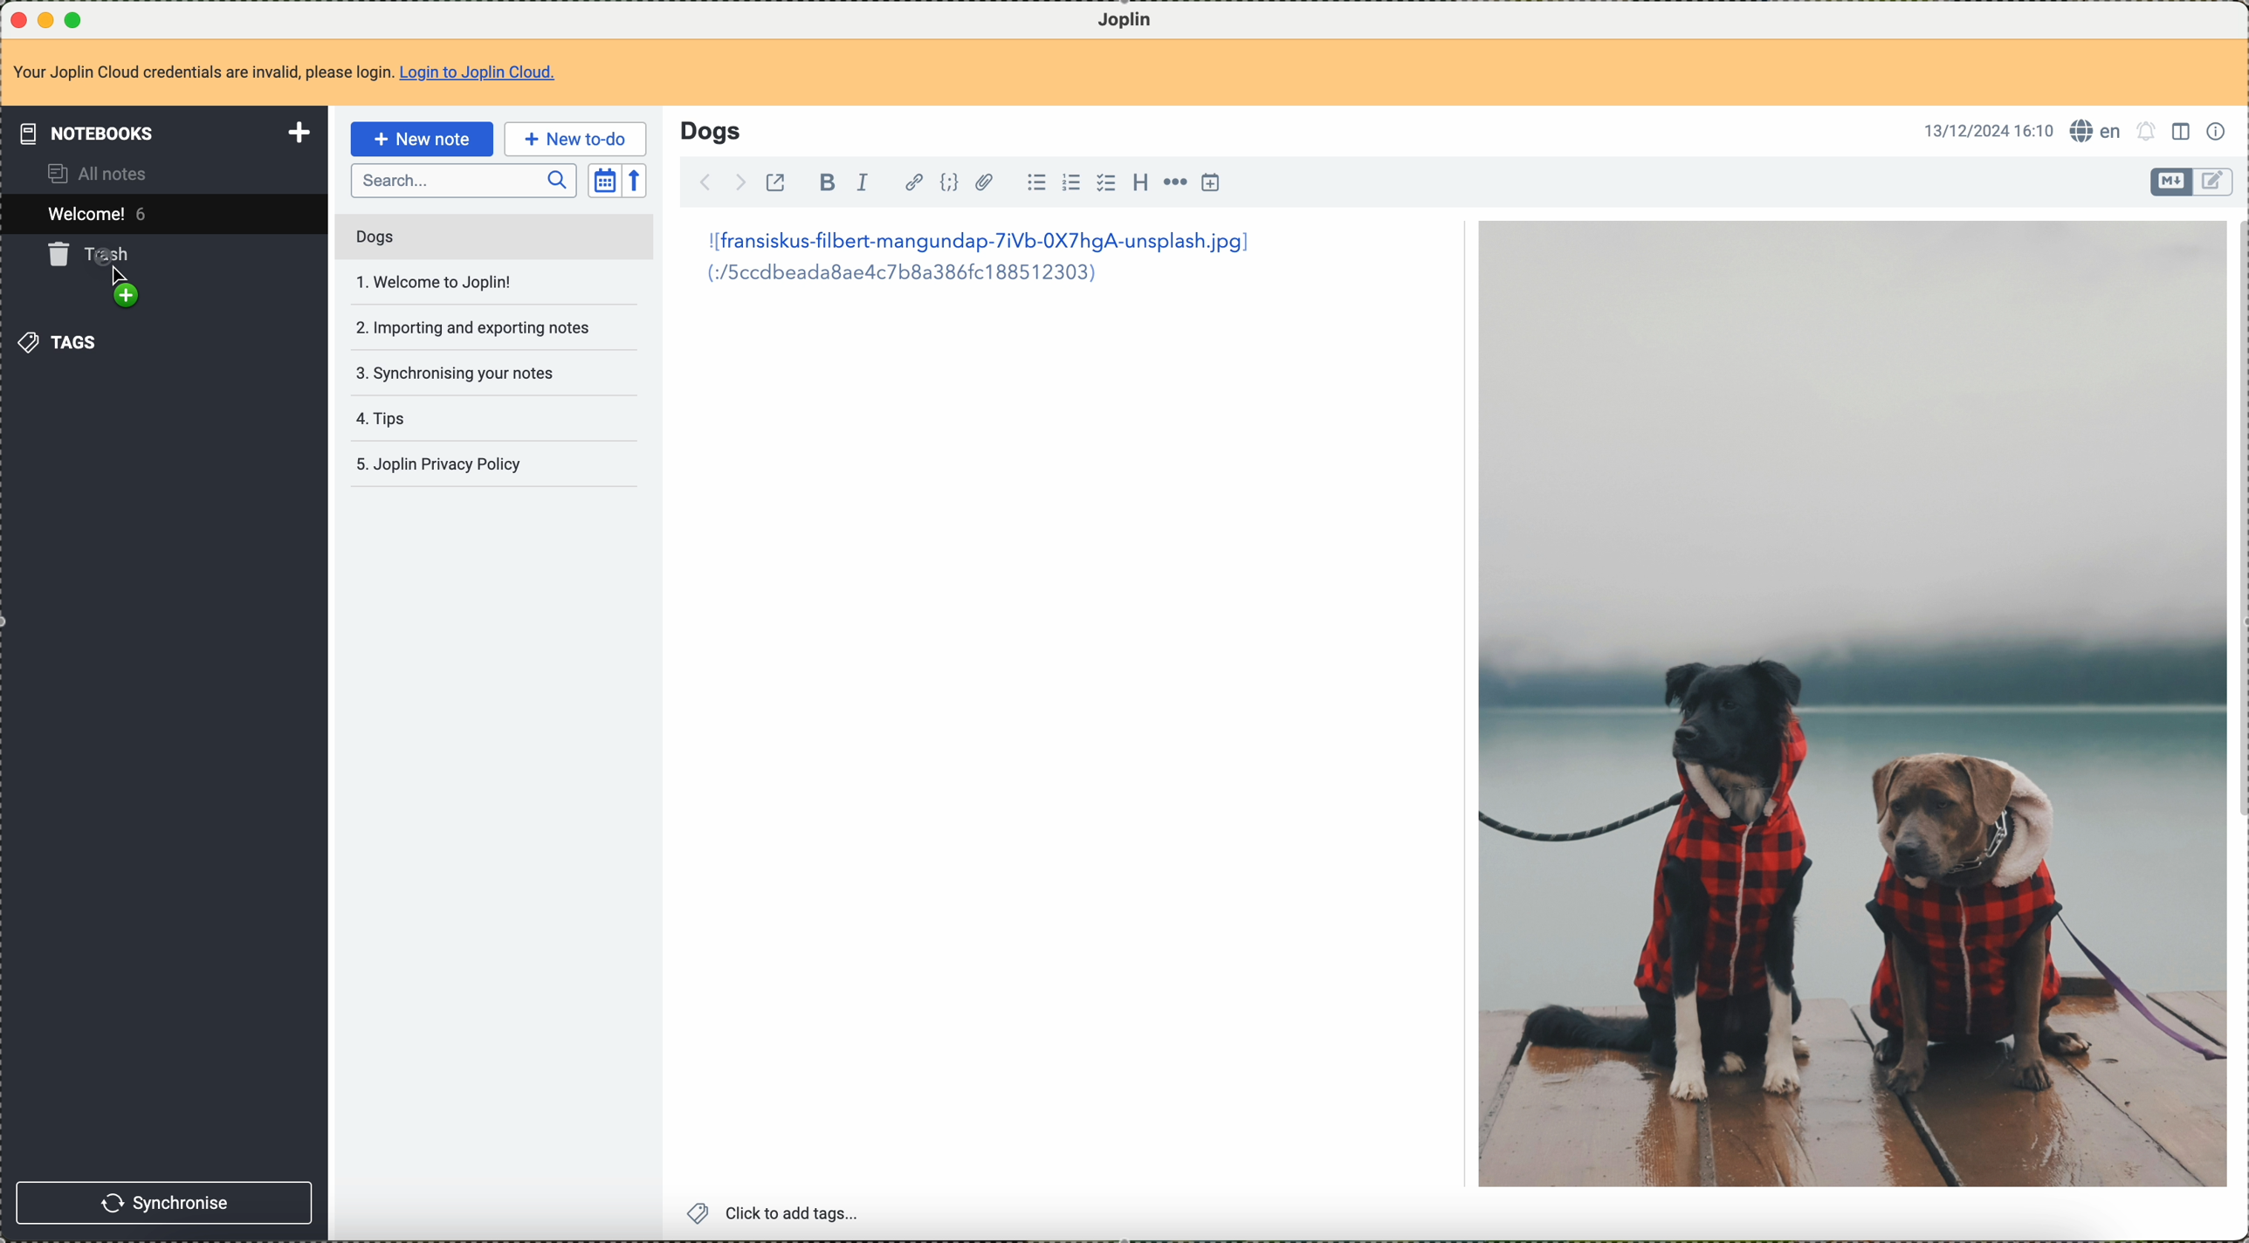 The height and width of the screenshot is (1243, 2249). I want to click on 13/12/2024 16:10, so click(1989, 130).